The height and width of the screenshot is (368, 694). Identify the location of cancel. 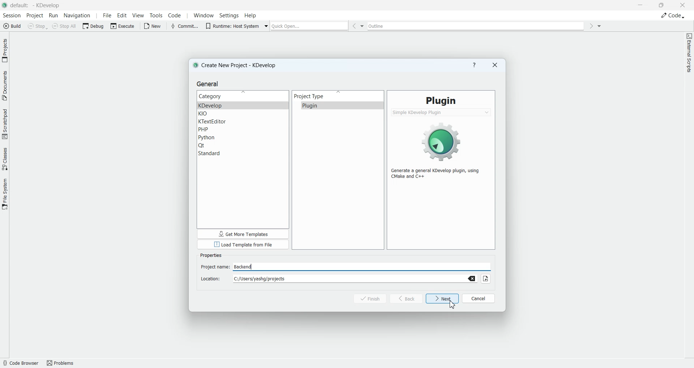
(479, 298).